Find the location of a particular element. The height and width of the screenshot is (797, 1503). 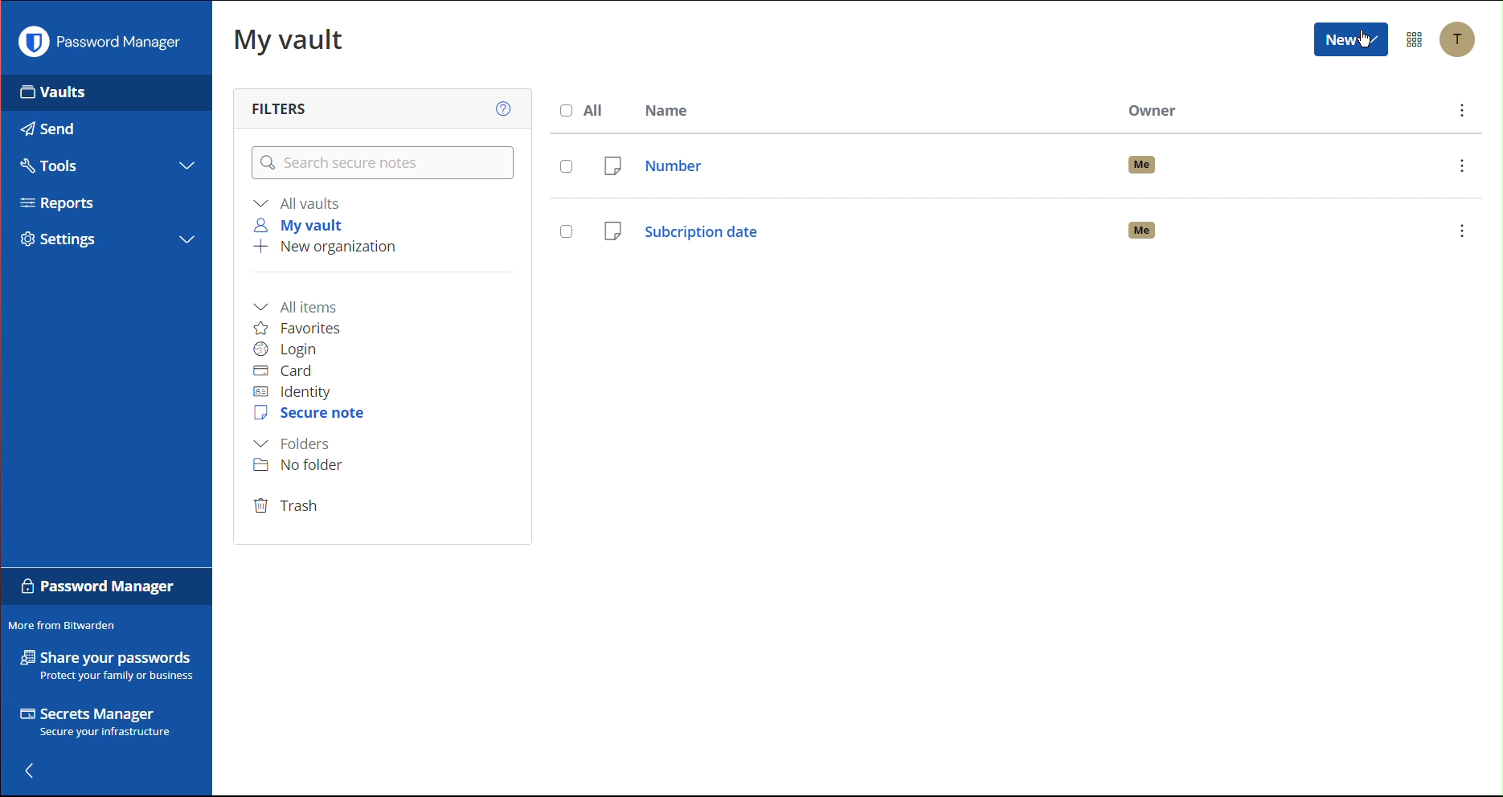

My vault is located at coordinates (303, 225).